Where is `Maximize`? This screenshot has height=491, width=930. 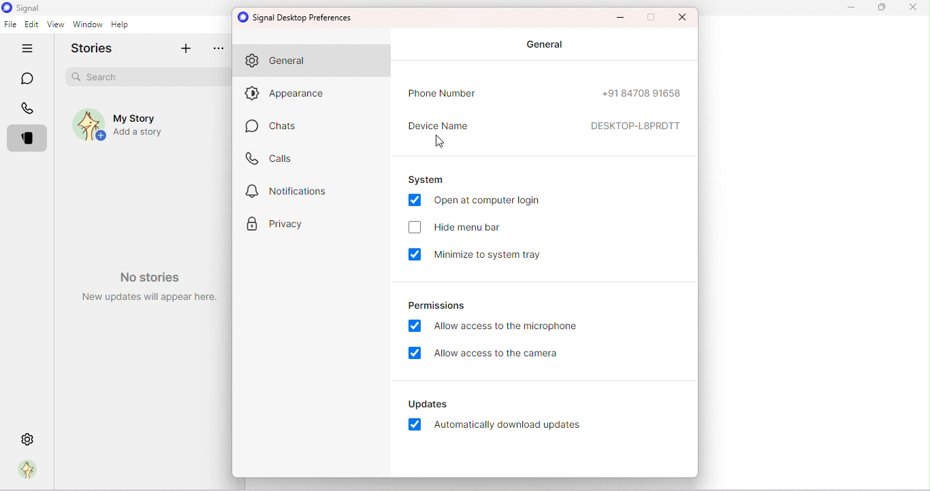
Maximize is located at coordinates (683, 18).